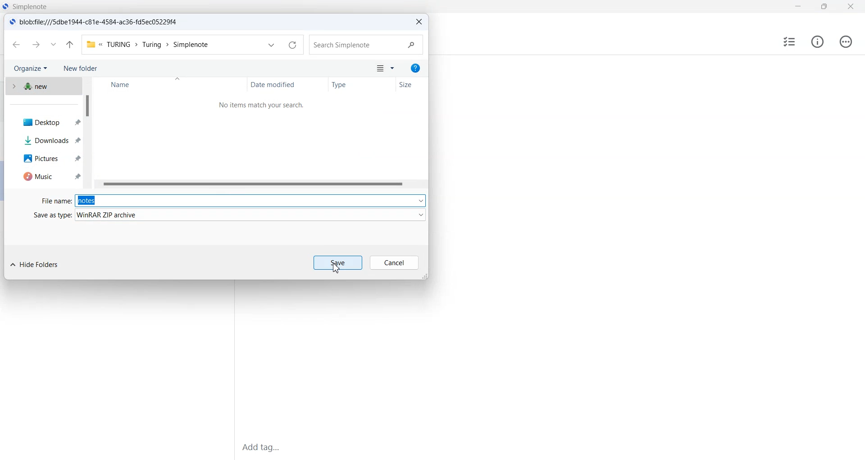  Describe the element at coordinates (393, 69) in the screenshot. I see `More option` at that location.